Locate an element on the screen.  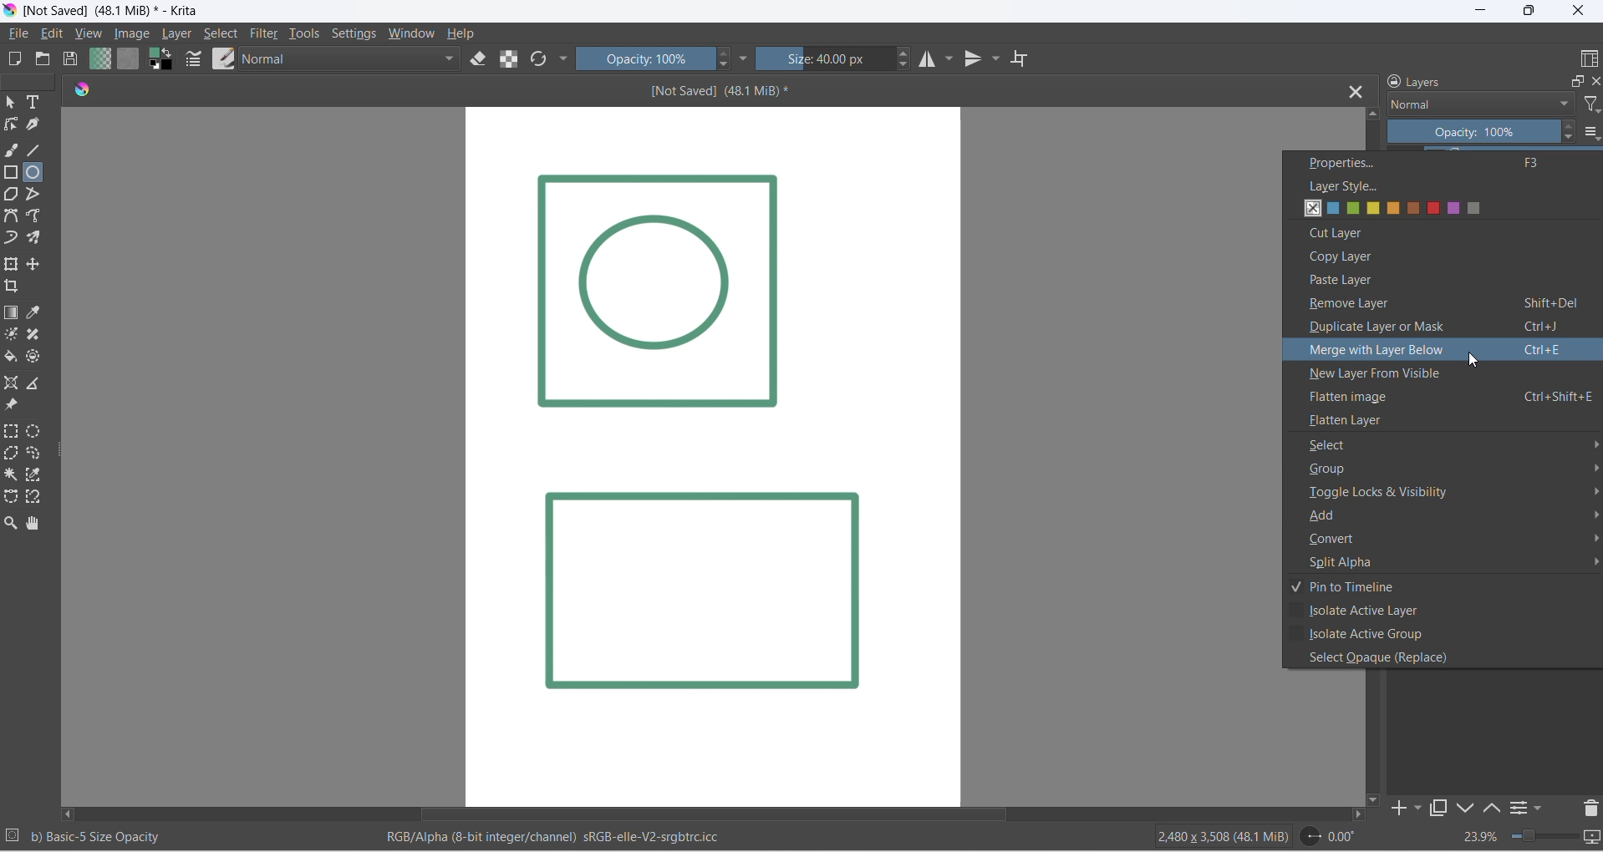
copy layer is located at coordinates (1436, 259).